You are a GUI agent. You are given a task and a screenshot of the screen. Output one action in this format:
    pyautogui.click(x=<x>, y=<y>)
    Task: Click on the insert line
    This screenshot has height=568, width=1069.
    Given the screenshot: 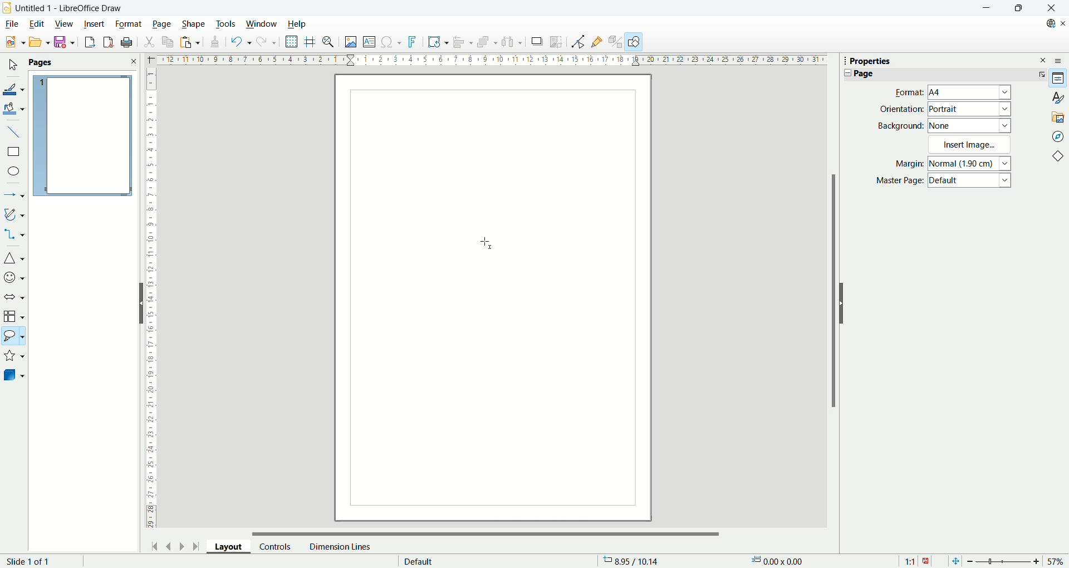 What is the action you would take?
    pyautogui.click(x=13, y=131)
    